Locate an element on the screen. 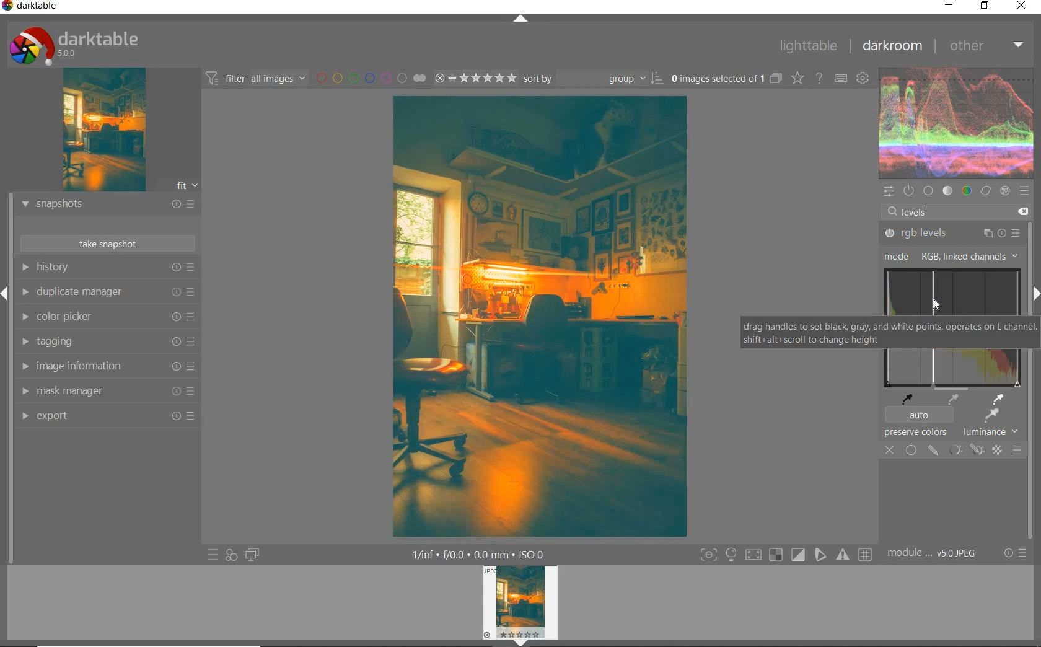 This screenshot has height=647, width=1041. drag handles to set black, gray, and white points operates on L channel. shift+alt+scroll to change height is located at coordinates (881, 333).